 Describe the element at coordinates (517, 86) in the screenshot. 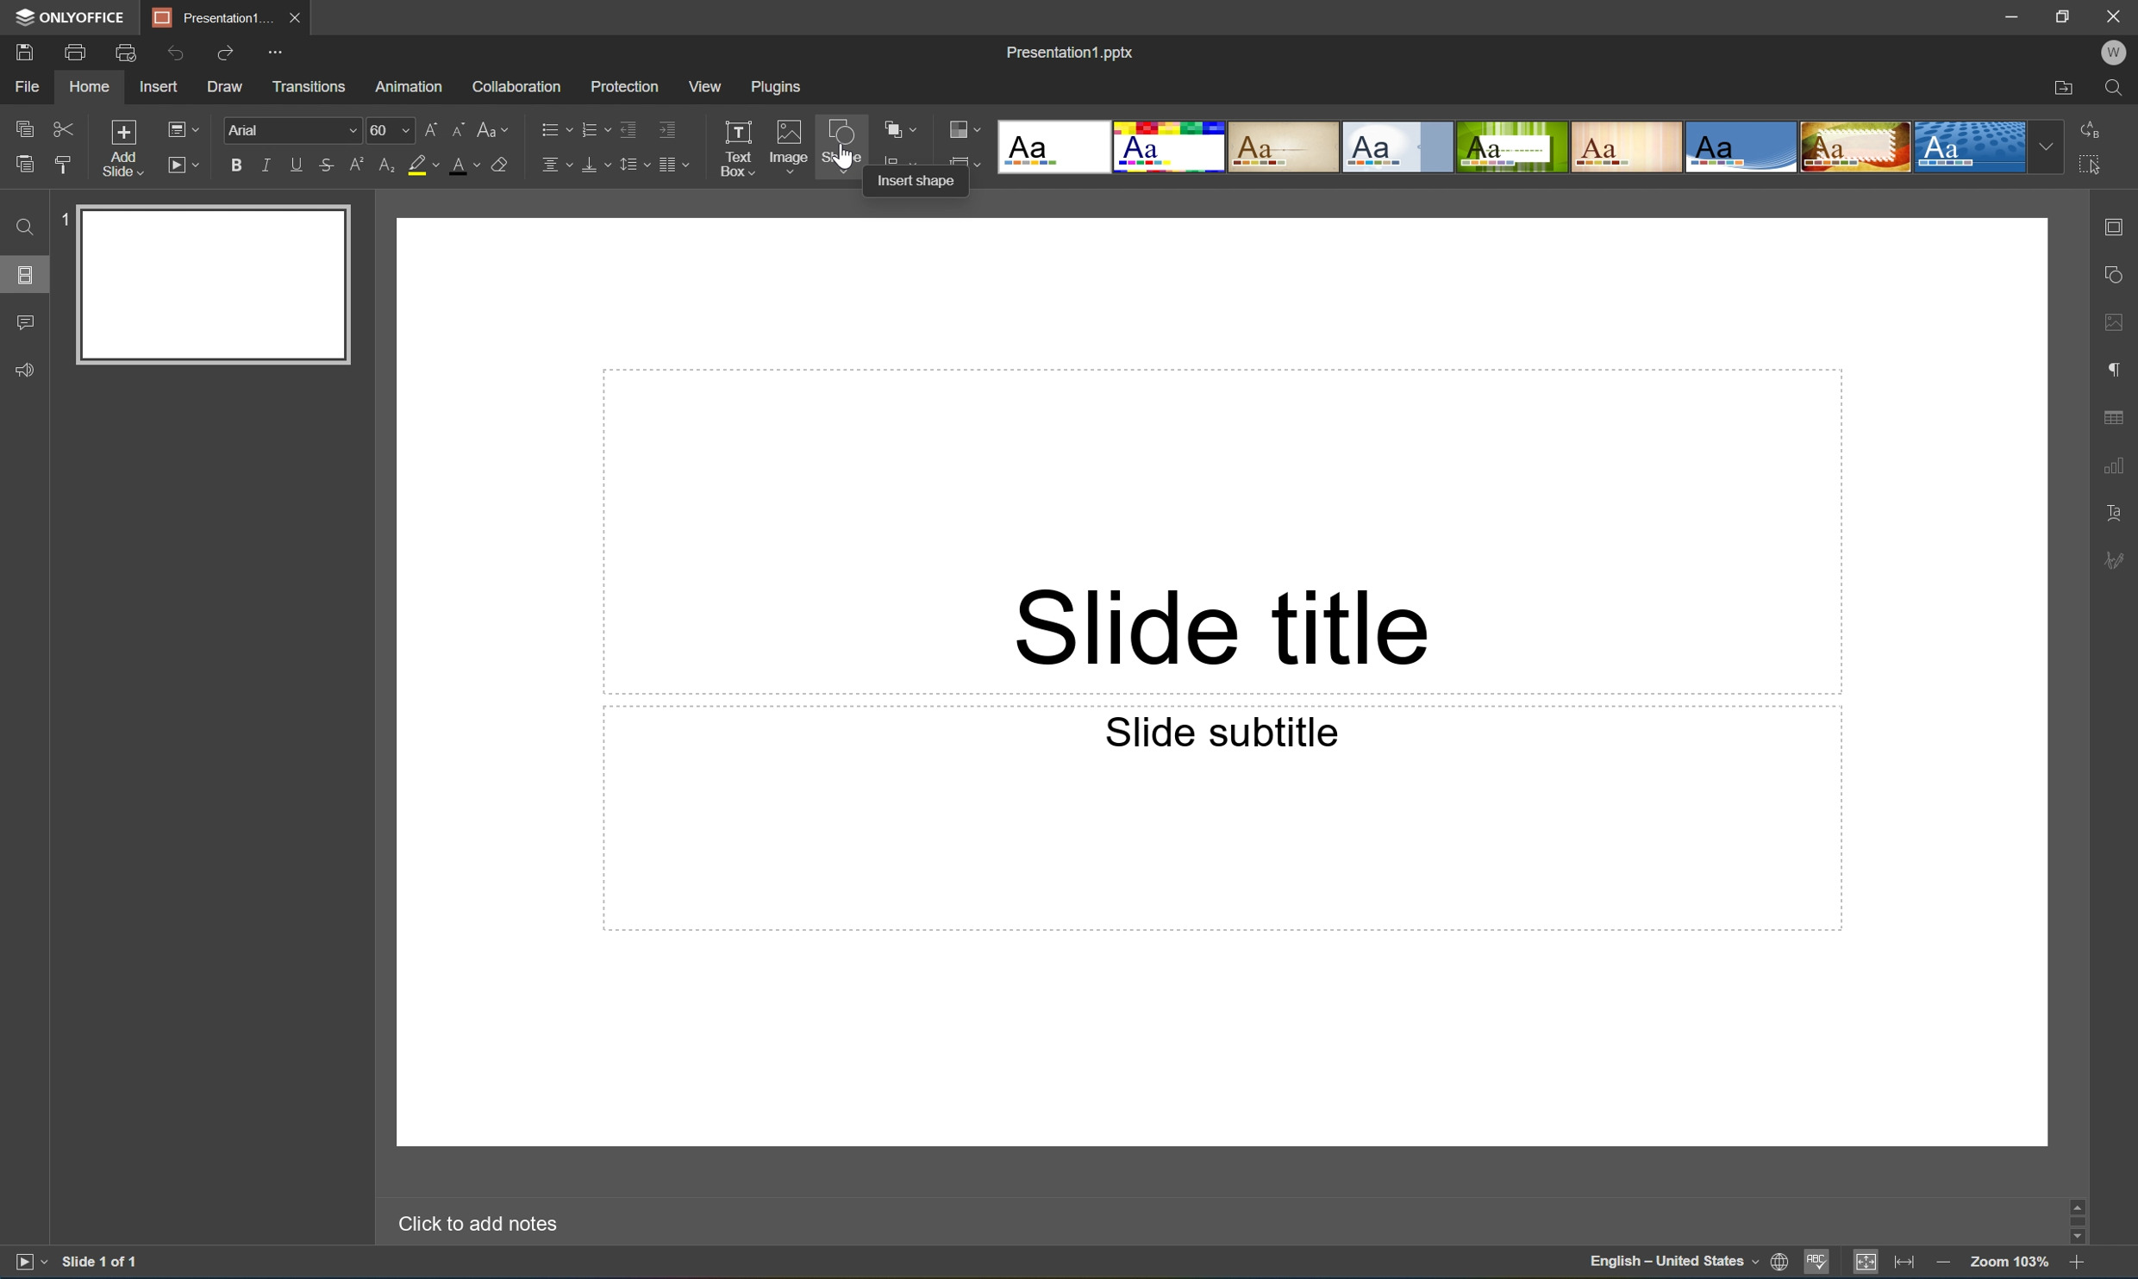

I see `Collaboration` at that location.